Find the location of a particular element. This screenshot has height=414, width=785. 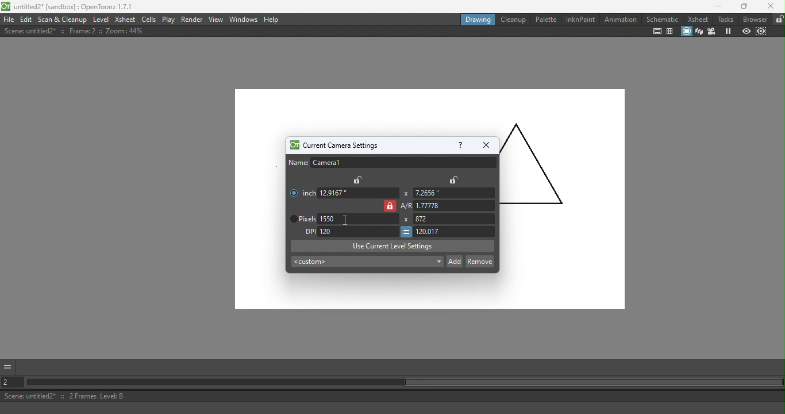

Scan & Cleanup is located at coordinates (63, 19).